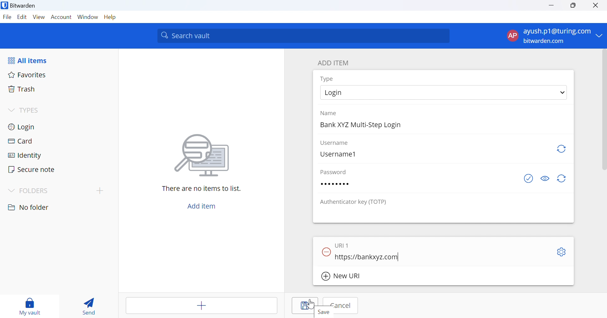  What do you see at coordinates (33, 170) in the screenshot?
I see `Secure note` at bounding box center [33, 170].